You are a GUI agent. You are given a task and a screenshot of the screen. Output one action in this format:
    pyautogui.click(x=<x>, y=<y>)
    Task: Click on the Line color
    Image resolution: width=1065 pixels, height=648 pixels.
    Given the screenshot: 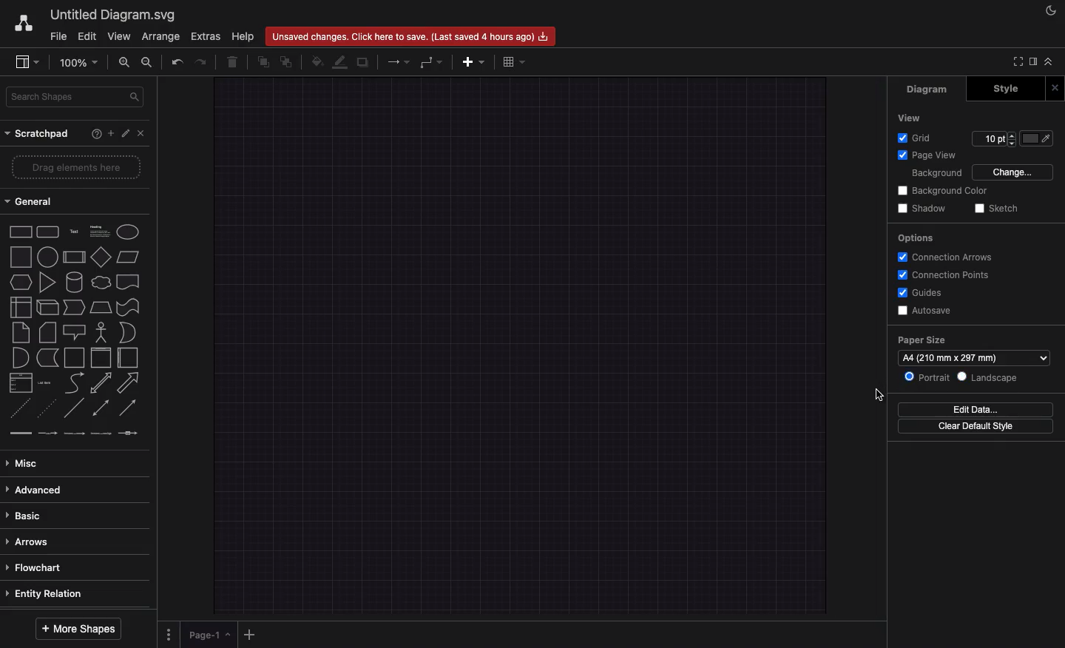 What is the action you would take?
    pyautogui.click(x=339, y=64)
    